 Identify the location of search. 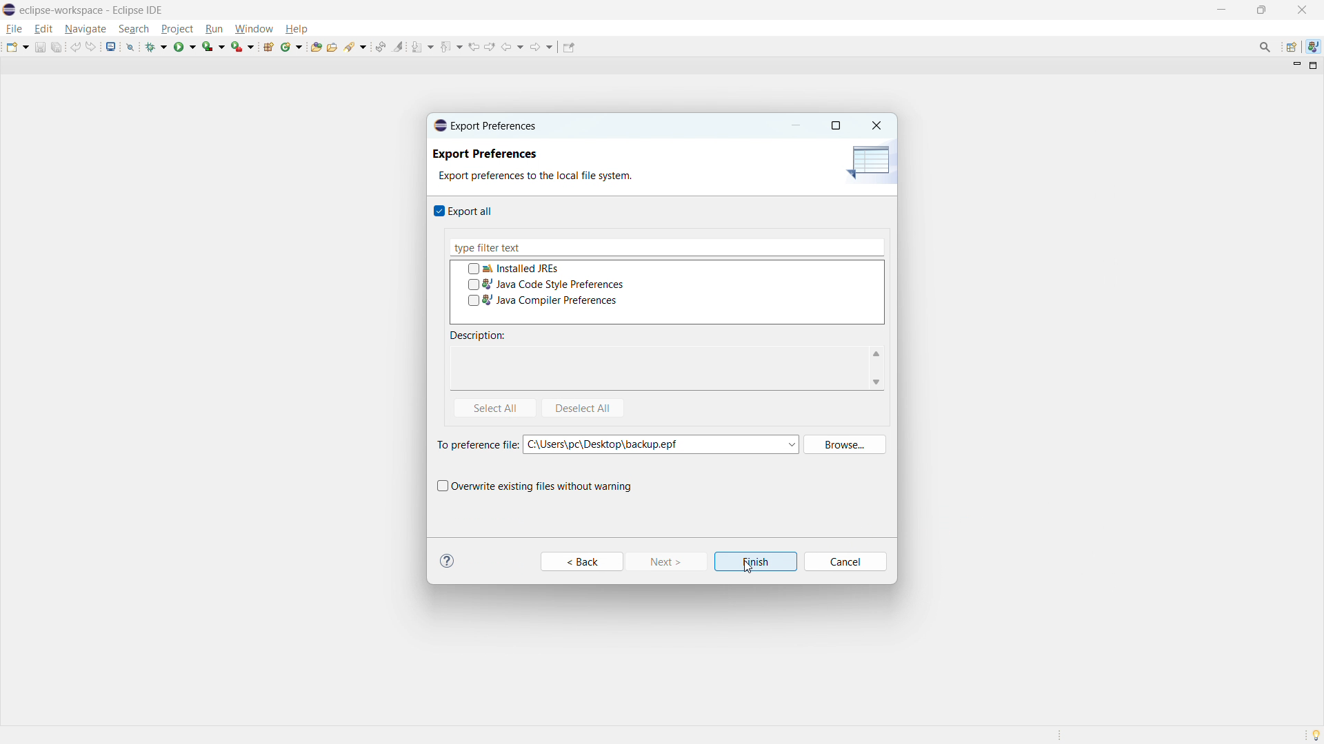
(134, 29).